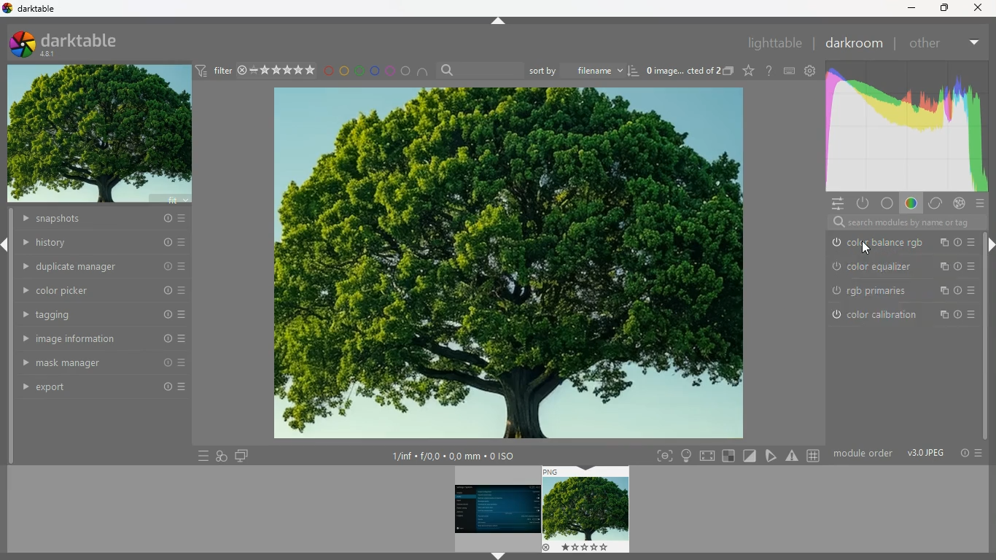 This screenshot has width=996, height=560. What do you see at coordinates (100, 136) in the screenshot?
I see `image` at bounding box center [100, 136].